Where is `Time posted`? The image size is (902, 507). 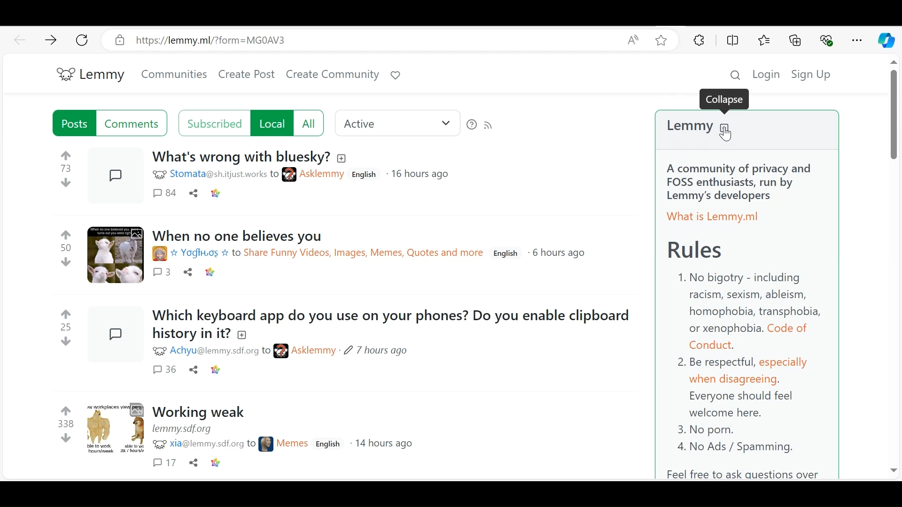 Time posted is located at coordinates (422, 176).